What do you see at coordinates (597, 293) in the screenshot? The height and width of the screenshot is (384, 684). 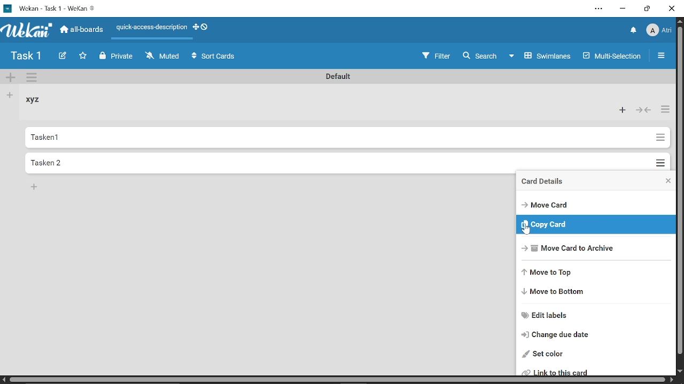 I see `MOve to bottom` at bounding box center [597, 293].